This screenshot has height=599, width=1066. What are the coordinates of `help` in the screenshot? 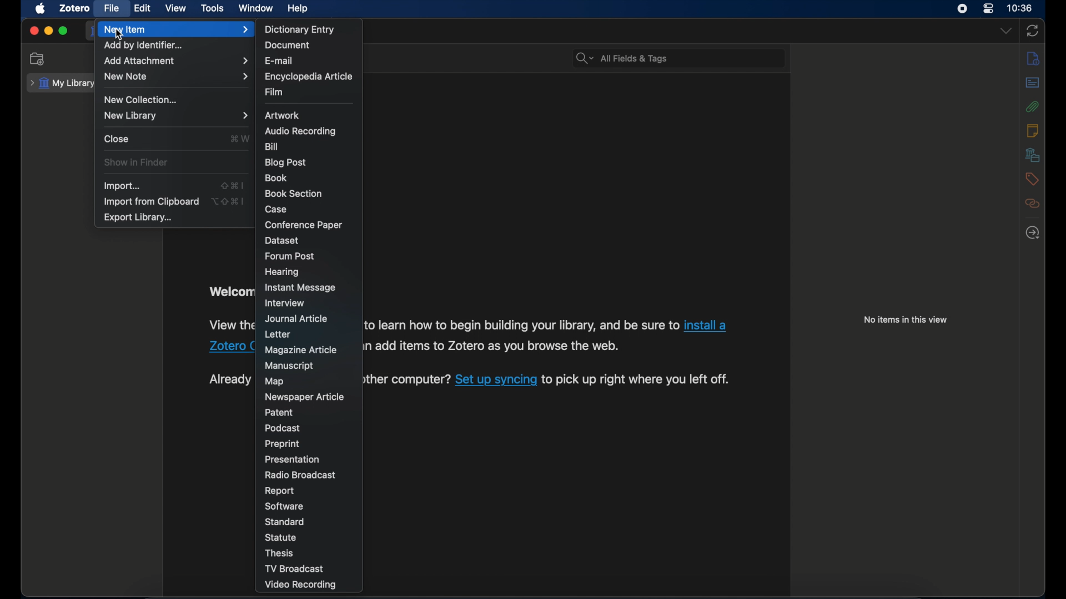 It's located at (300, 9).